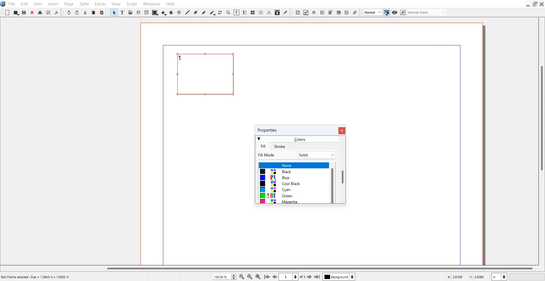  Describe the element at coordinates (146, 12) in the screenshot. I see `Table` at that location.